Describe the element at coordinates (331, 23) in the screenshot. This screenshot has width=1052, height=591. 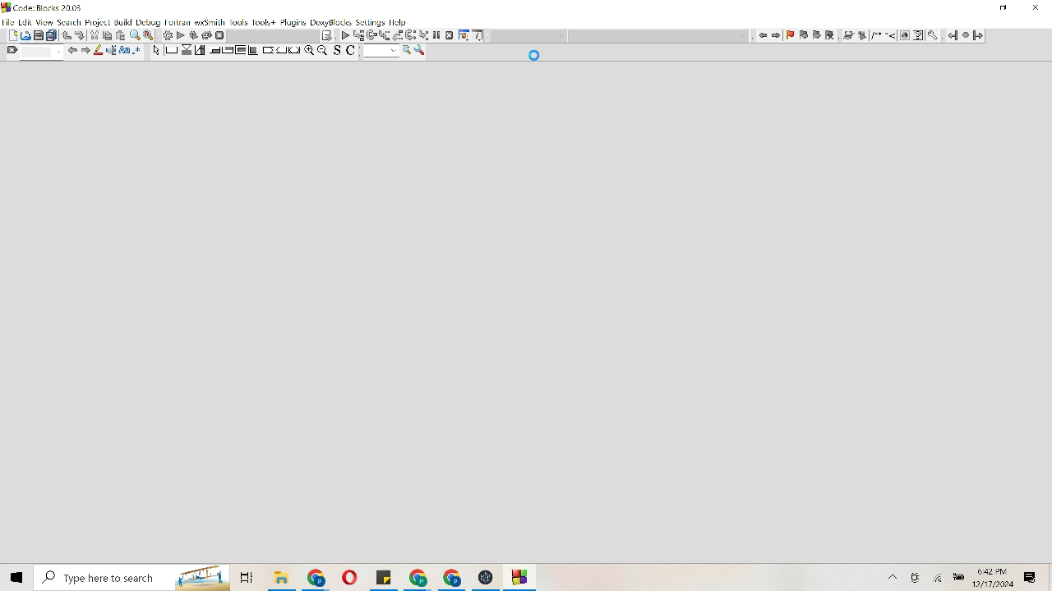
I see `Doxyblocks` at that location.